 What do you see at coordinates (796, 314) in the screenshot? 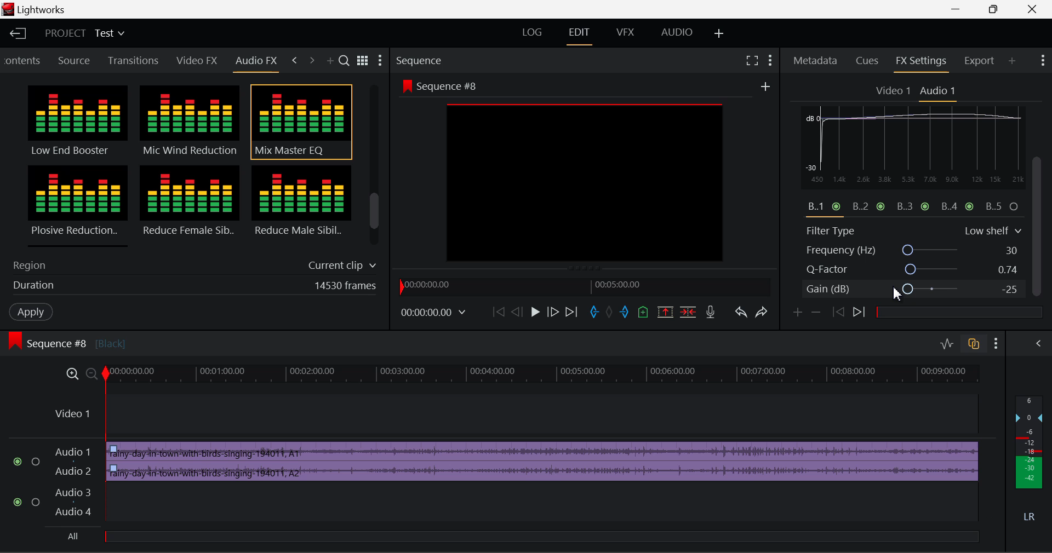
I see `Add keyframe` at bounding box center [796, 314].